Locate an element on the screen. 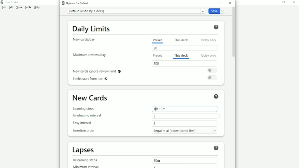  Save is located at coordinates (216, 11).